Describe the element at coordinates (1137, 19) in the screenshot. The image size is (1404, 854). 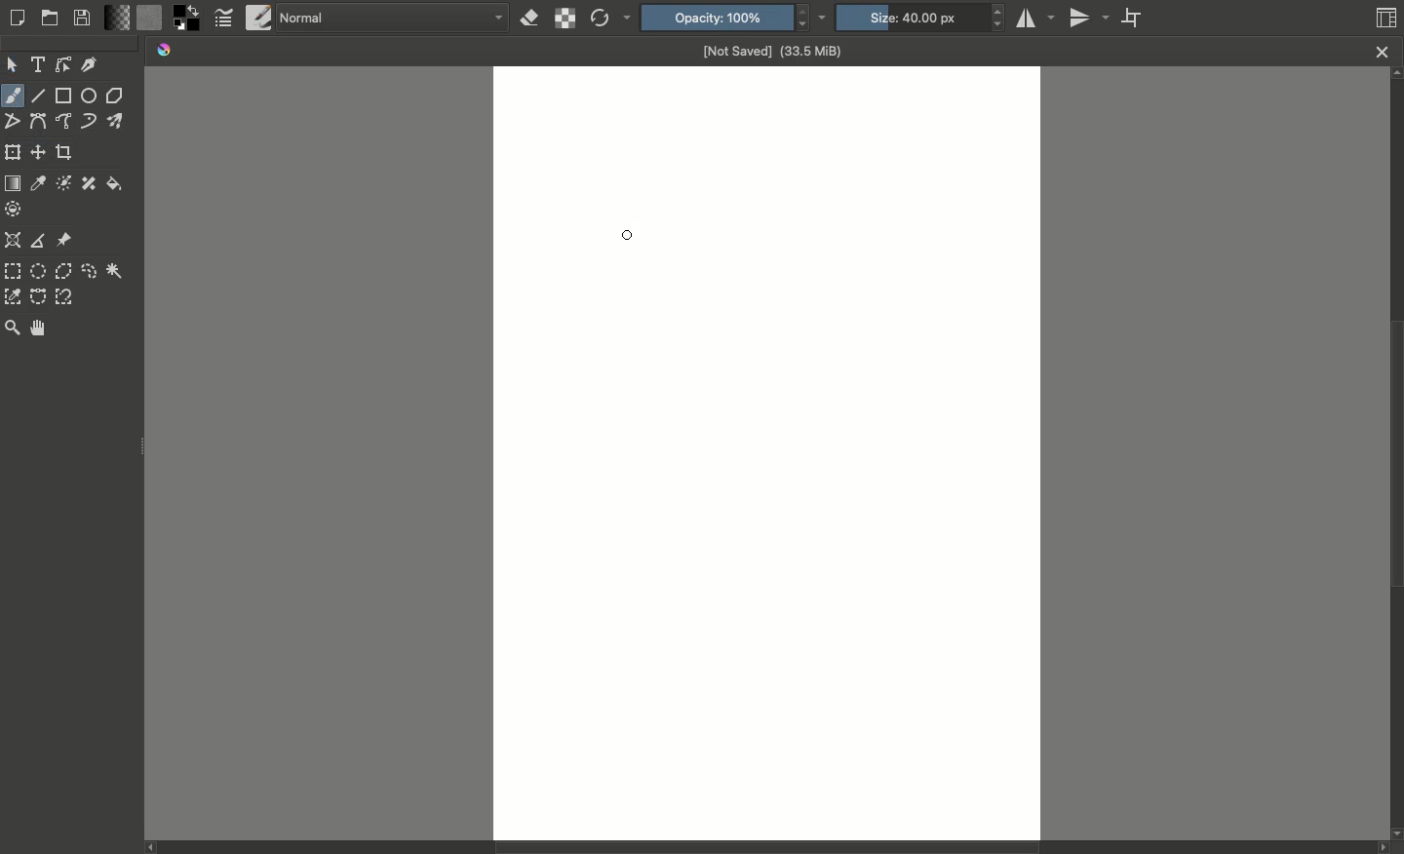
I see `Wrap around mode` at that location.